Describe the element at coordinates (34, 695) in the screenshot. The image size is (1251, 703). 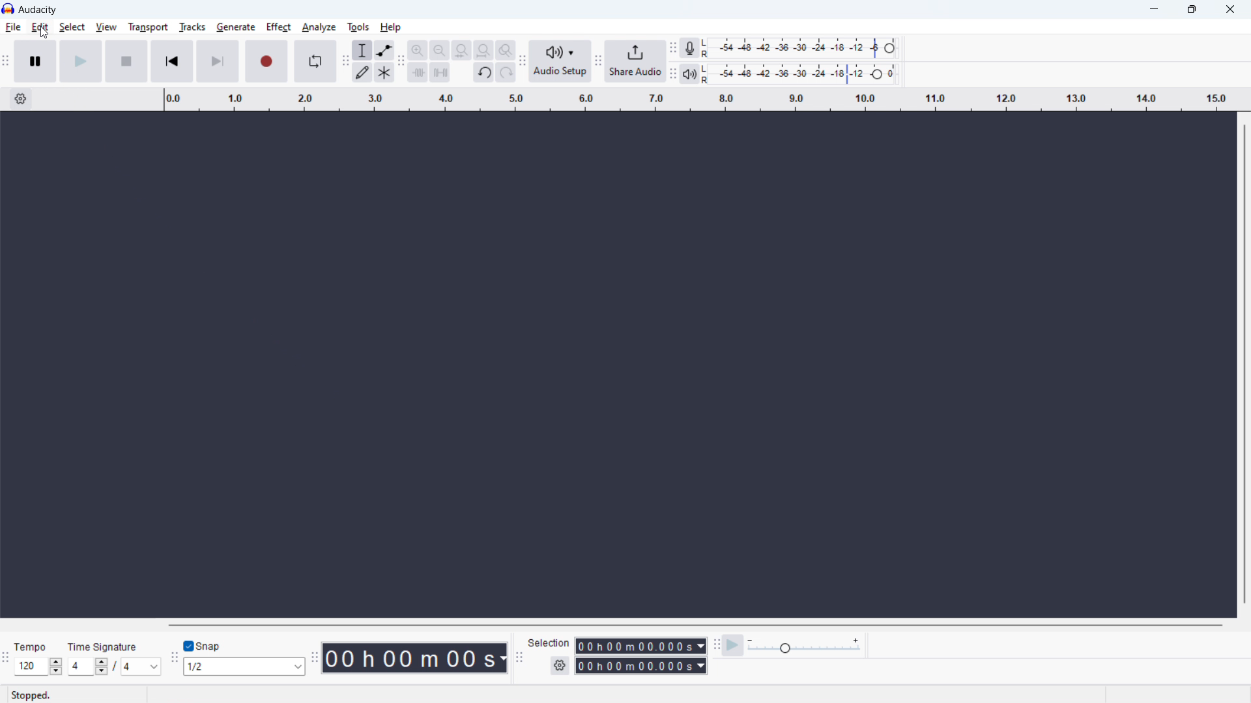
I see `Stopped` at that location.